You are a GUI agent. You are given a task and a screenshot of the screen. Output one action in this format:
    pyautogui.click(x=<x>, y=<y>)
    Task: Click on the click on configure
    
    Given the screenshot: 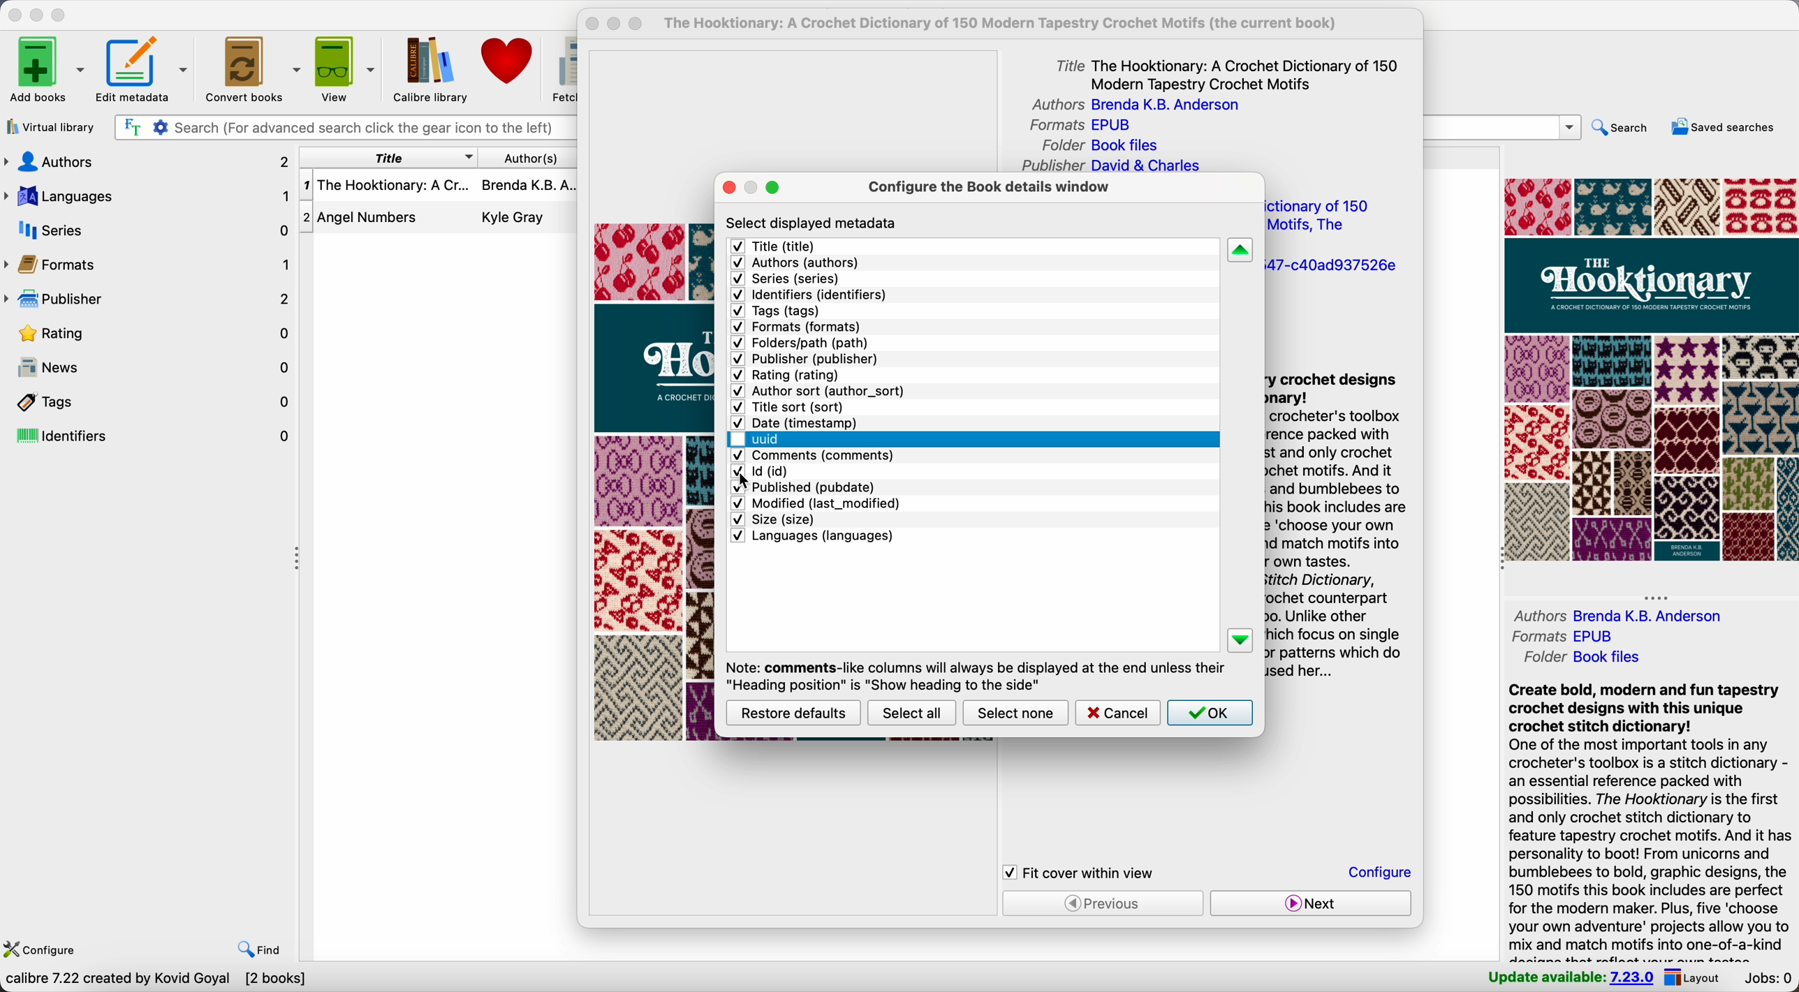 What is the action you would take?
    pyautogui.click(x=1382, y=874)
    